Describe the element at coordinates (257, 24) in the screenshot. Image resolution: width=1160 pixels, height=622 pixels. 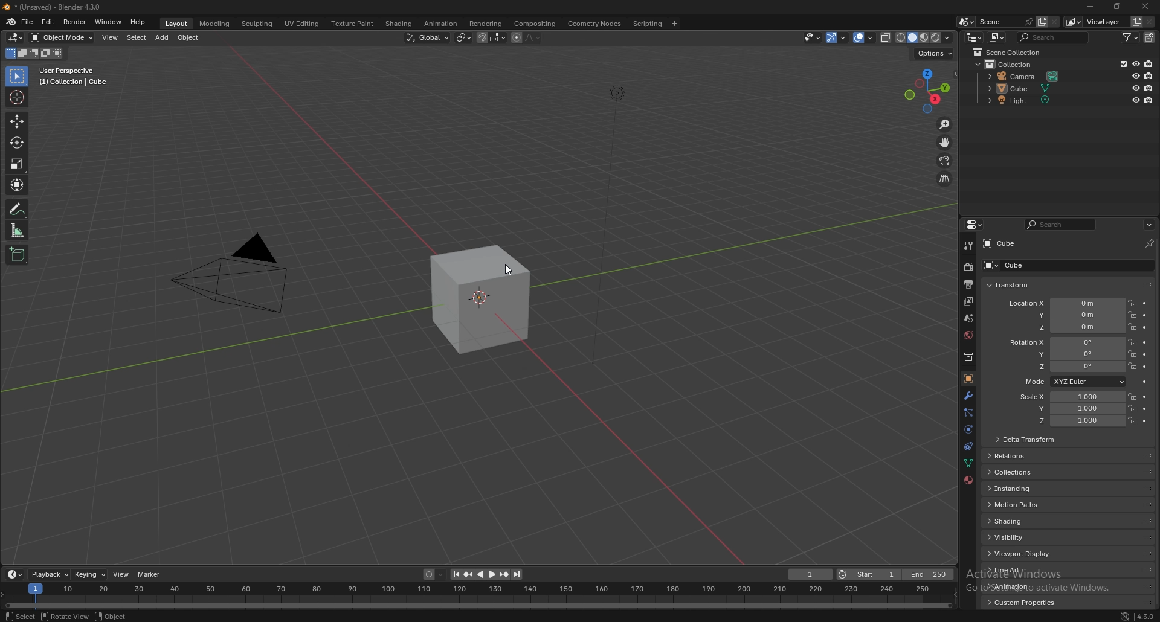
I see `sculpting` at that location.